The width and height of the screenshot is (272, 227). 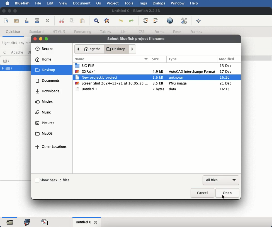 I want to click on forward, so click(x=133, y=49).